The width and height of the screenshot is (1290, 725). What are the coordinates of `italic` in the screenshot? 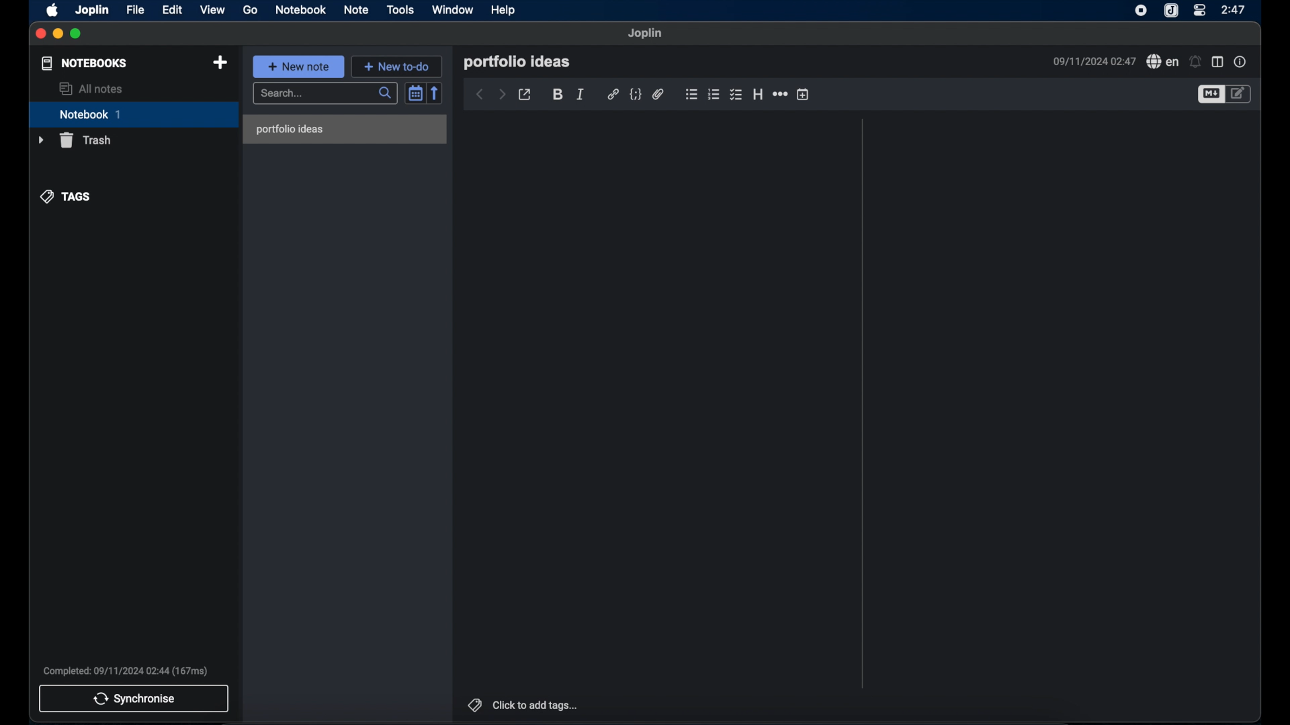 It's located at (578, 95).